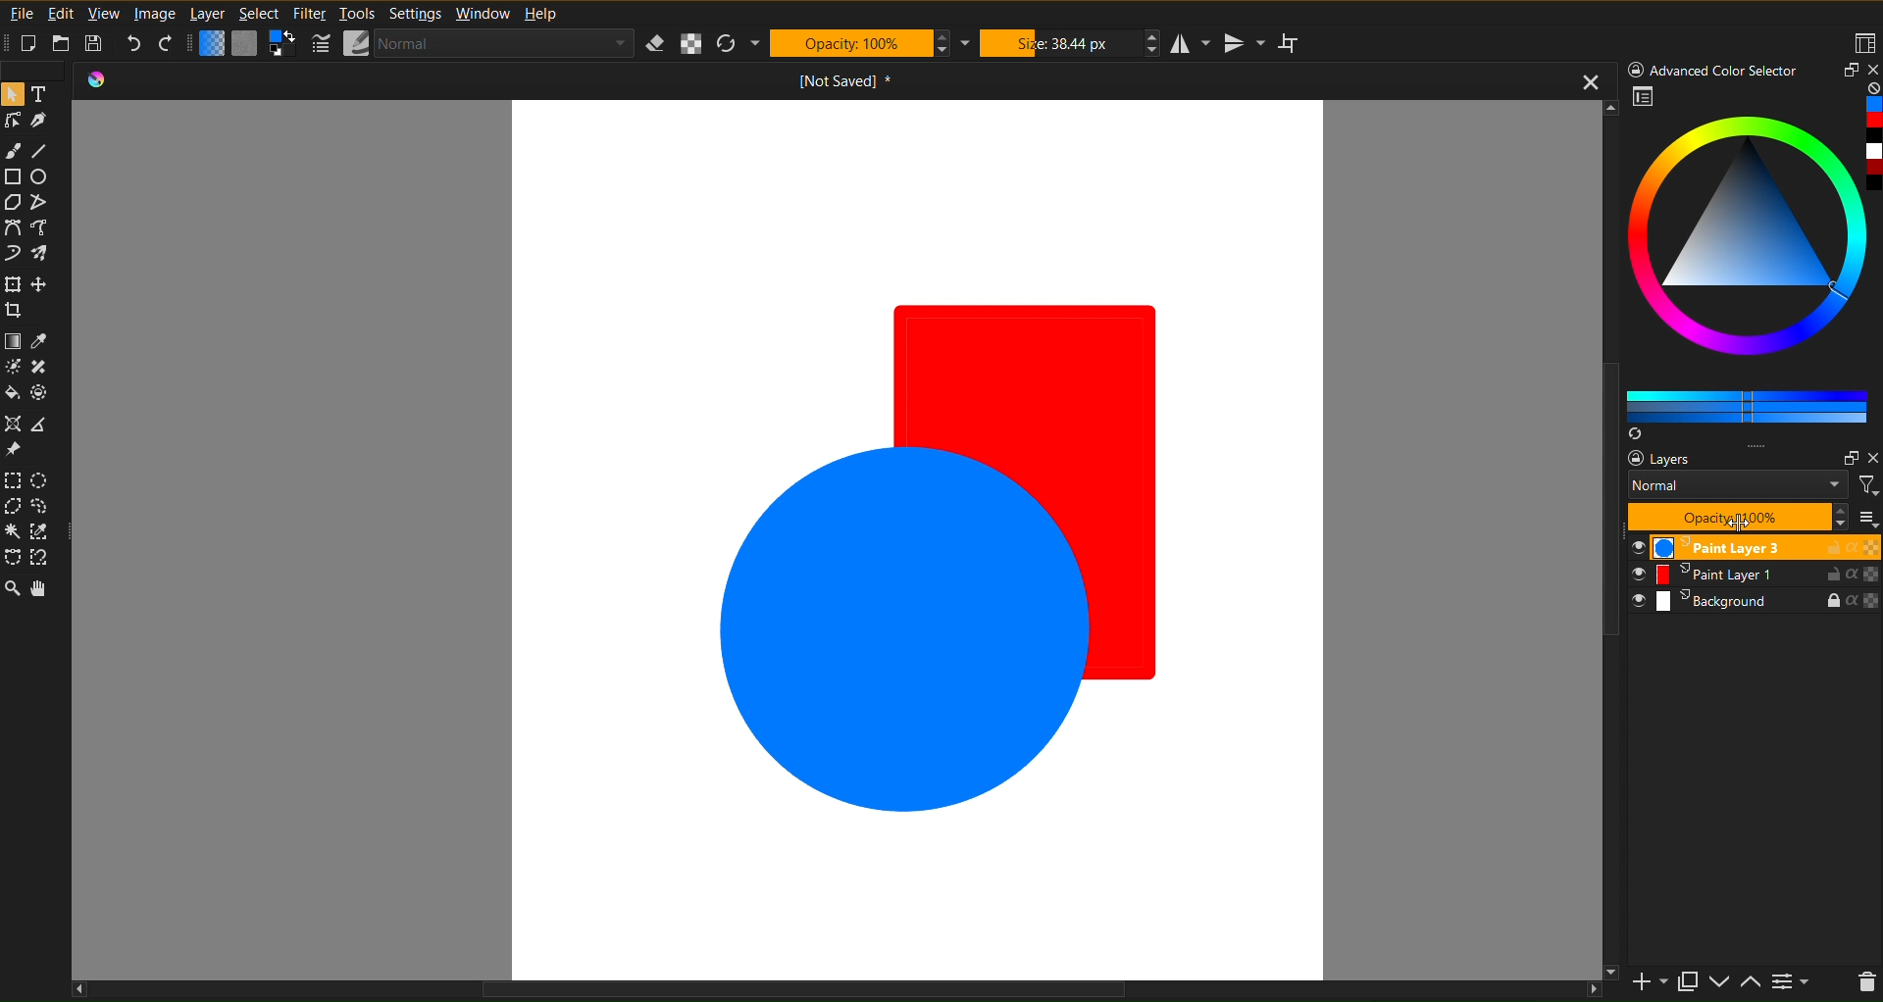 The width and height of the screenshot is (1883, 1002). Describe the element at coordinates (33, 121) in the screenshot. I see `Line Tools` at that location.